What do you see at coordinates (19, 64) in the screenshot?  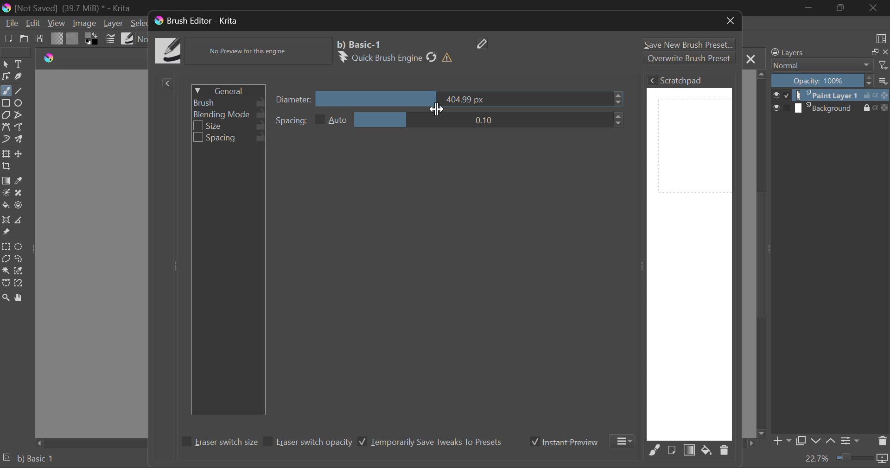 I see `Text` at bounding box center [19, 64].